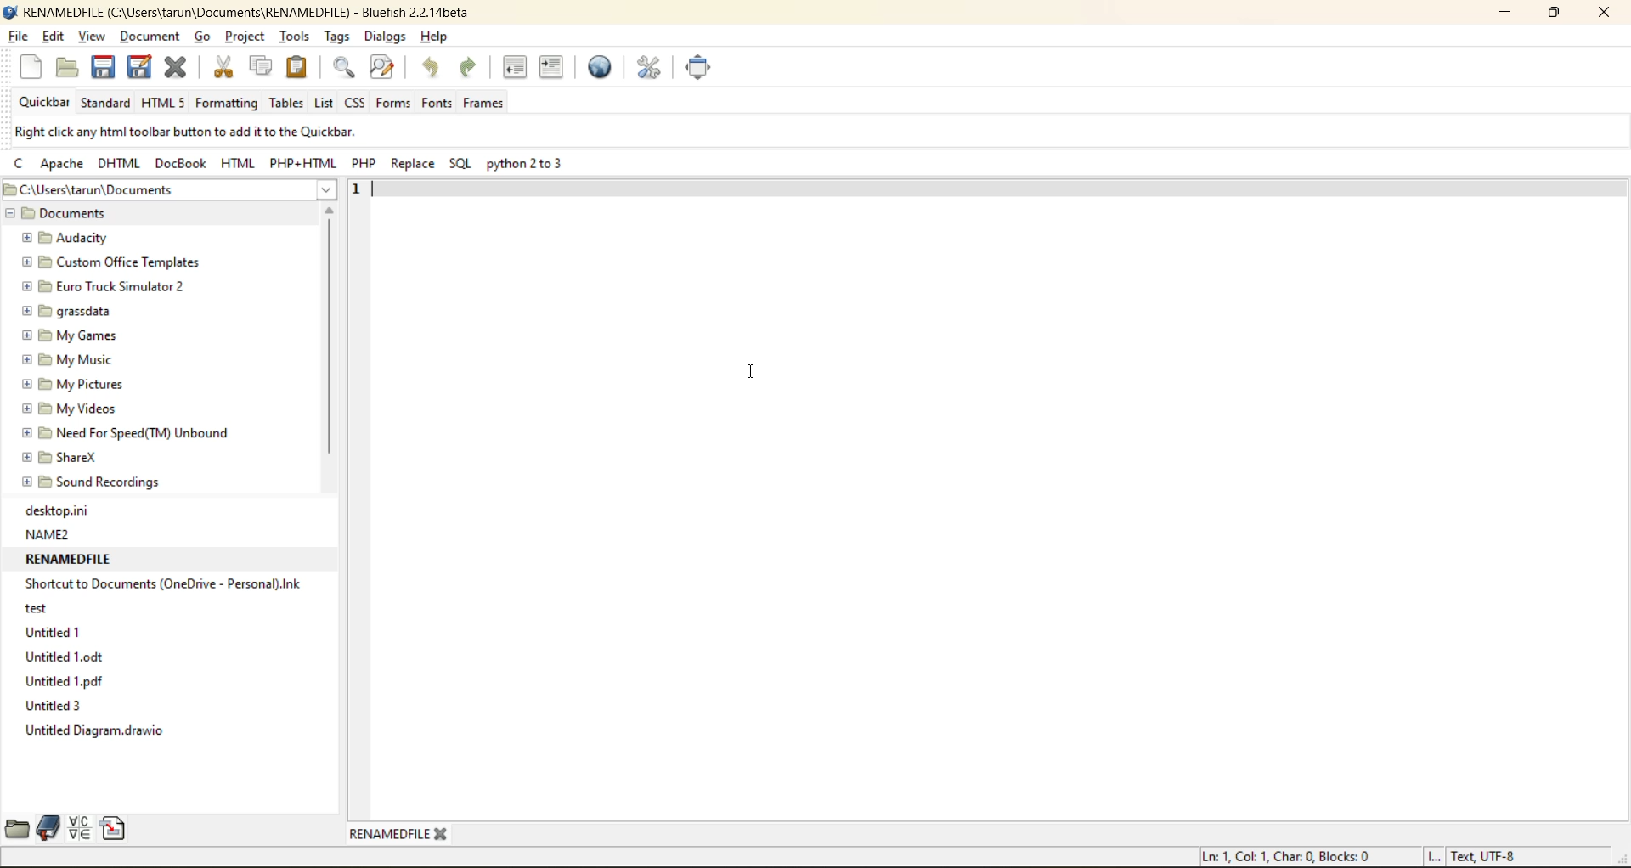 The width and height of the screenshot is (1631, 868). What do you see at coordinates (551, 67) in the screenshot?
I see `indent` at bounding box center [551, 67].